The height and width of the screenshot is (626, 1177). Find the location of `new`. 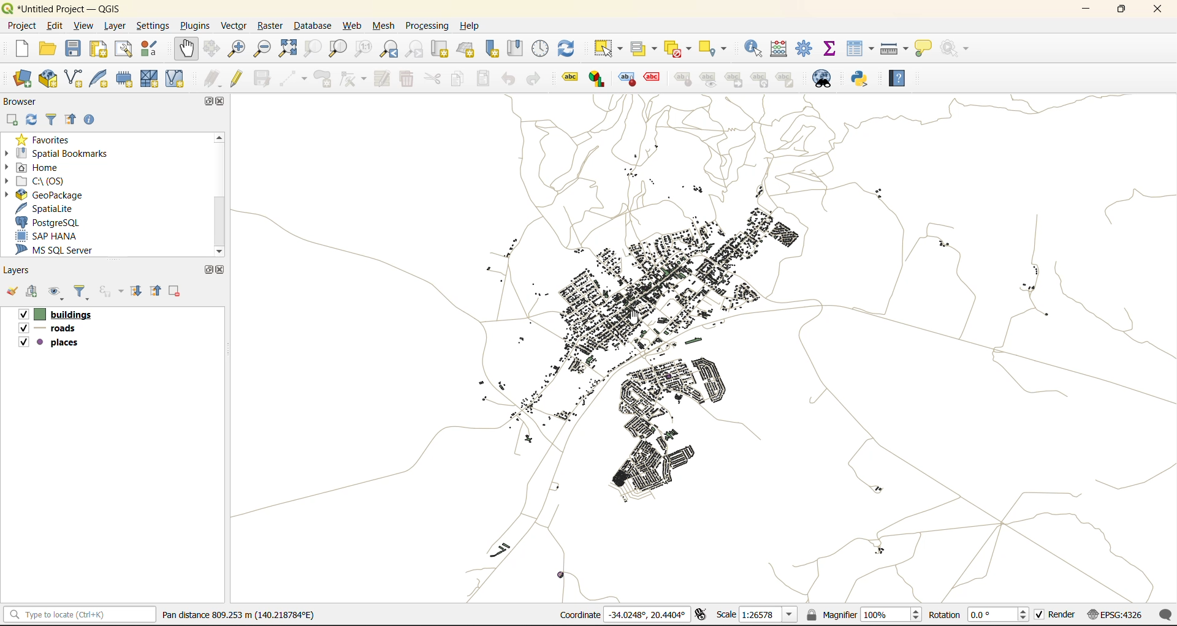

new is located at coordinates (16, 49).